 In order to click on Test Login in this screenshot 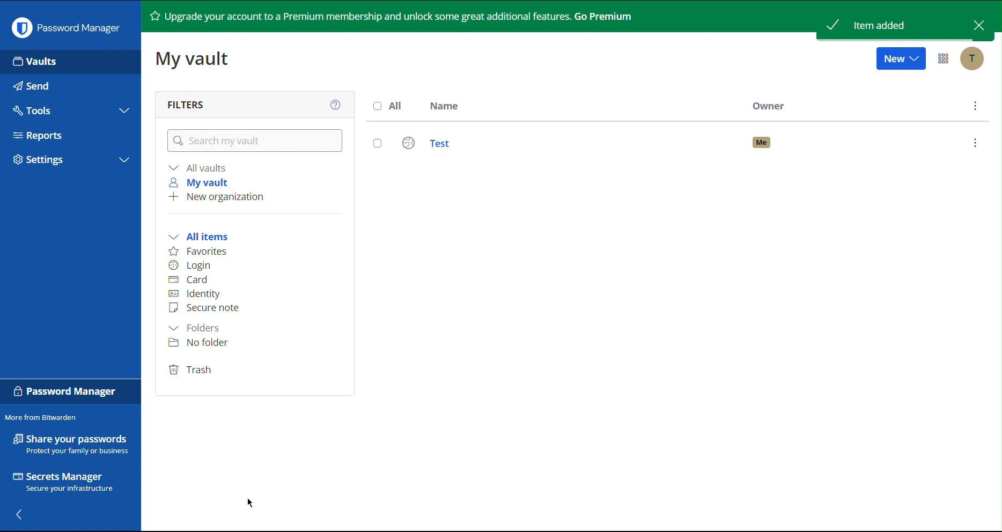, I will do `click(675, 139)`.